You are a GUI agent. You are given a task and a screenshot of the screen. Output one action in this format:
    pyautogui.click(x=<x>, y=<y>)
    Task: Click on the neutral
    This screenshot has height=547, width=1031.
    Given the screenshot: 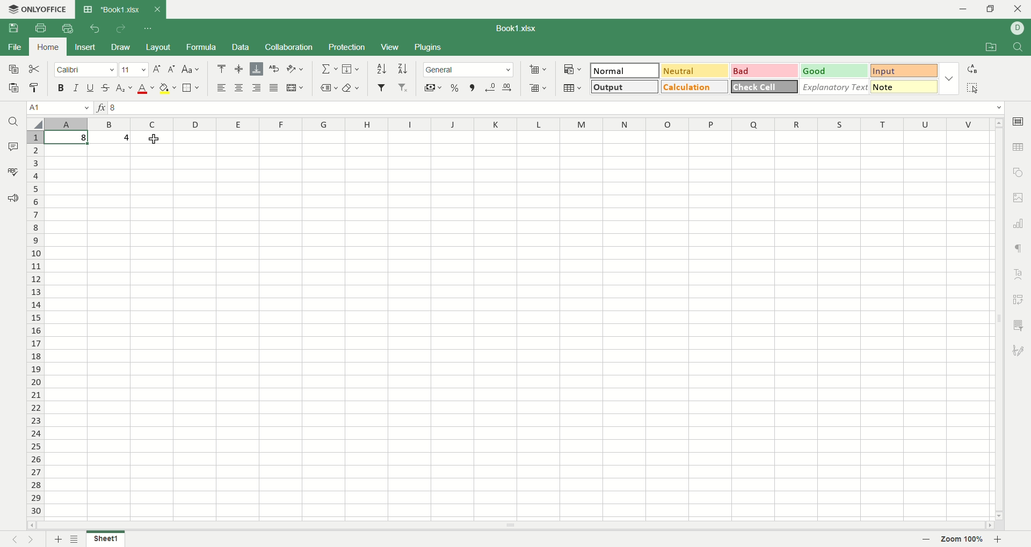 What is the action you would take?
    pyautogui.click(x=695, y=71)
    